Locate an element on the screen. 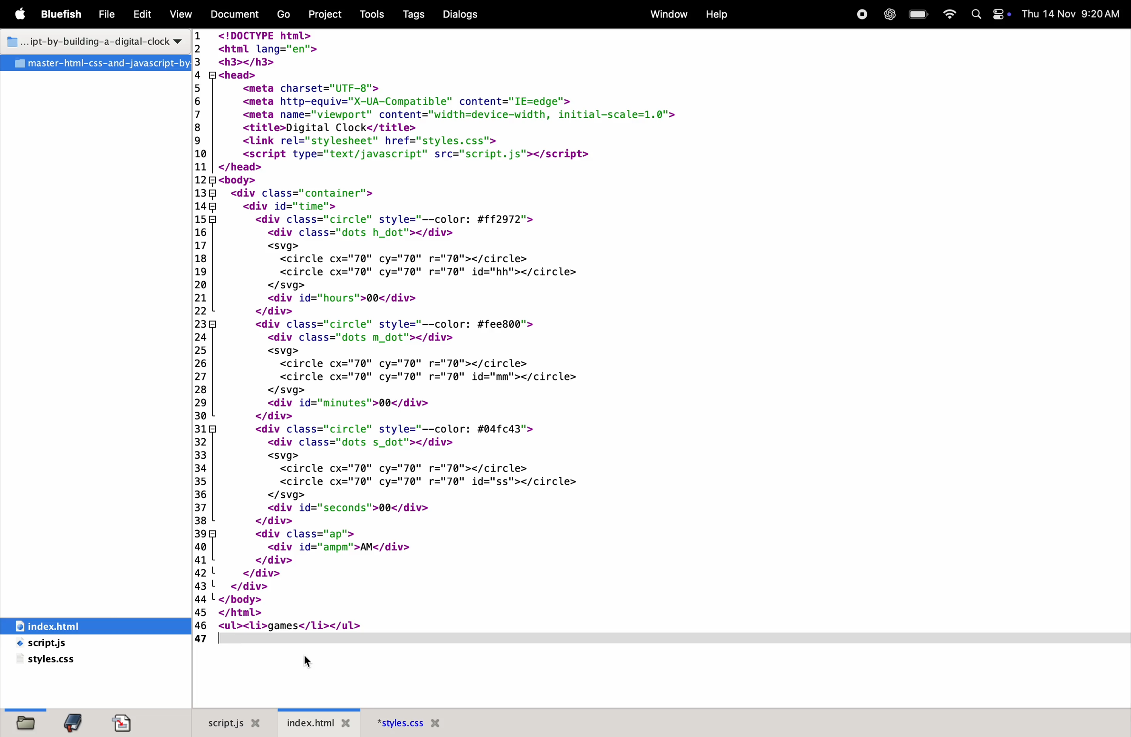 The height and width of the screenshot is (737, 1131). master is located at coordinates (95, 63).